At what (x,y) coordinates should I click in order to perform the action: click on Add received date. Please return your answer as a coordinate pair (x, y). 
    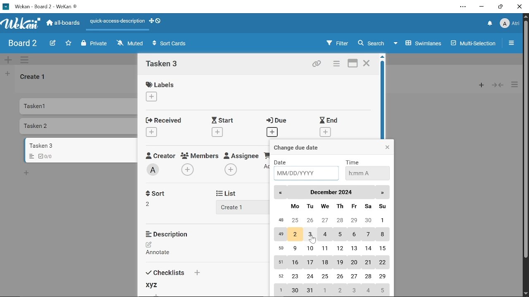
    Looking at the image, I should click on (152, 132).